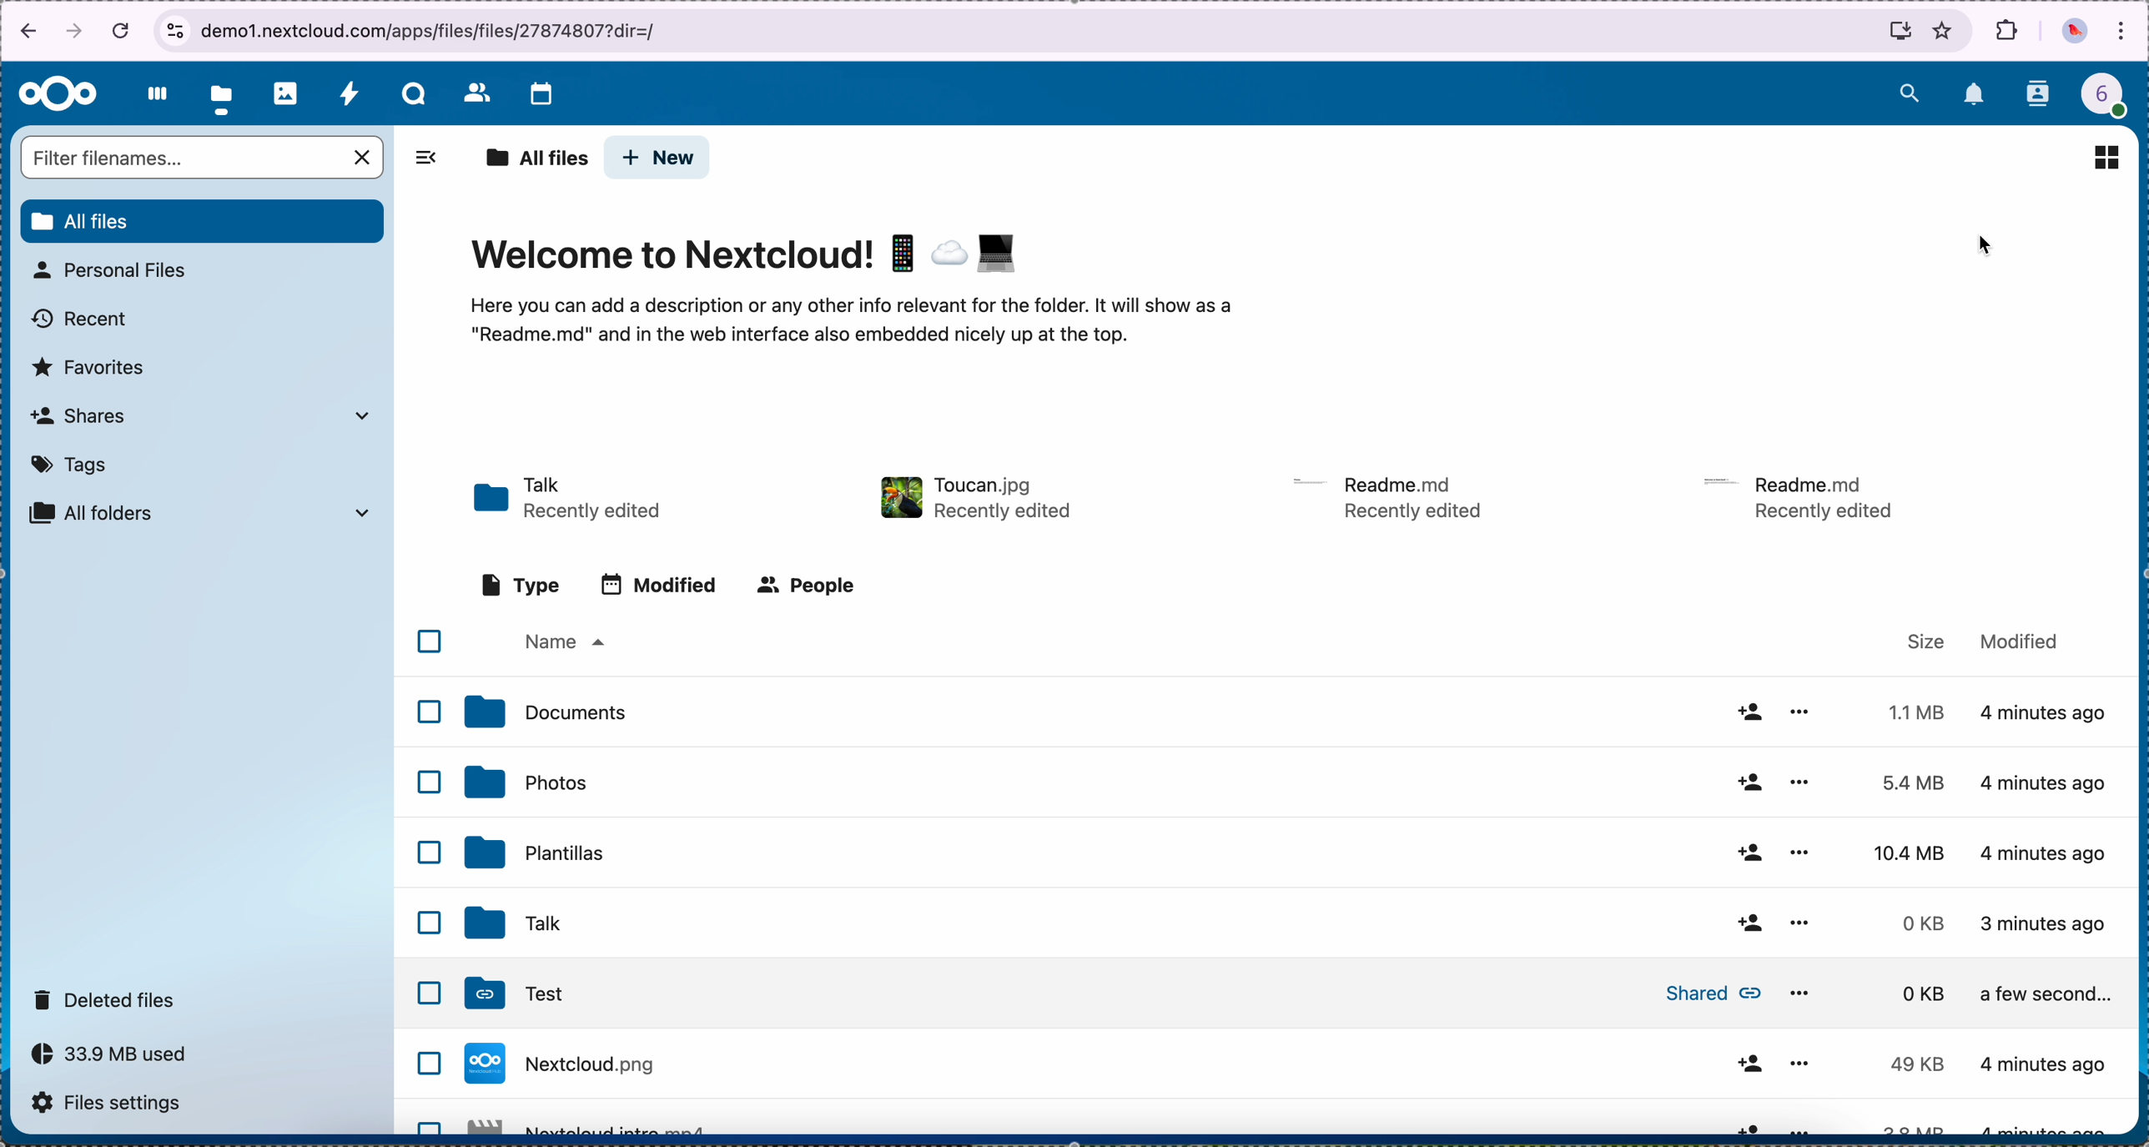 The image size is (2149, 1147). I want to click on 4 minutes ago, so click(2046, 721).